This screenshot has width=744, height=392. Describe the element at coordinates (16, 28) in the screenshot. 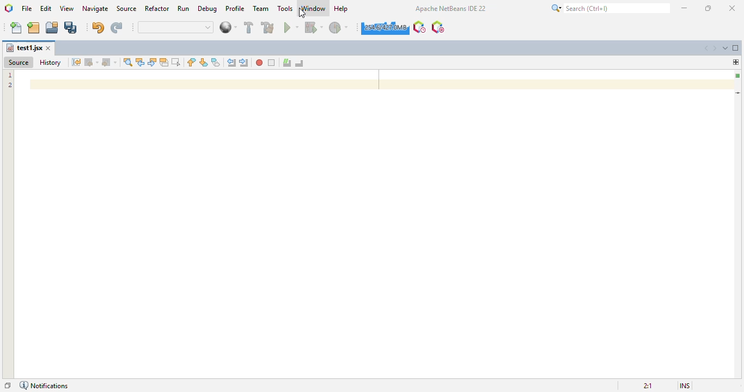

I see `new file` at that location.